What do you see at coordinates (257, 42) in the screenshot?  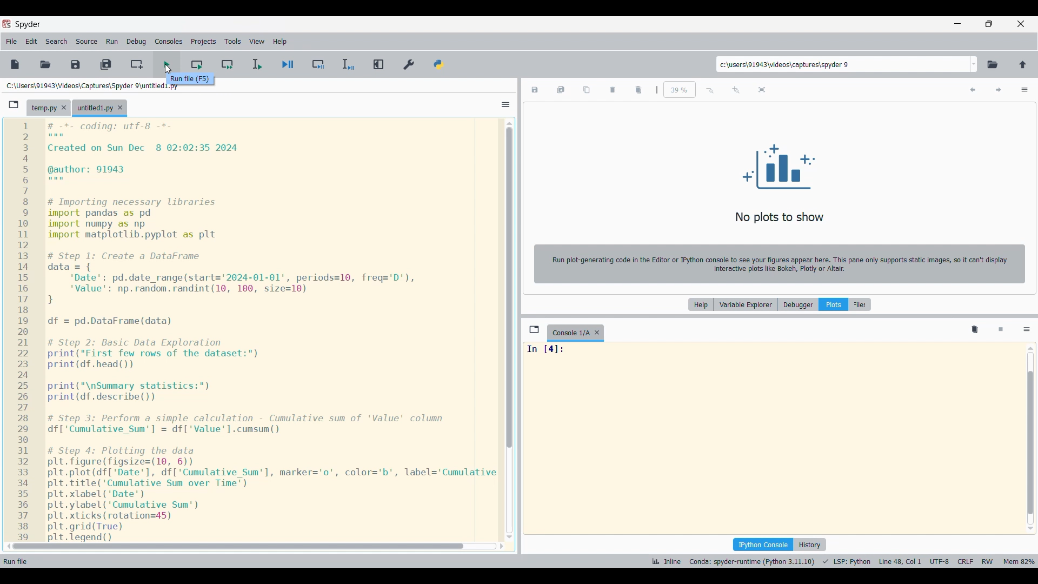 I see `View menu ` at bounding box center [257, 42].